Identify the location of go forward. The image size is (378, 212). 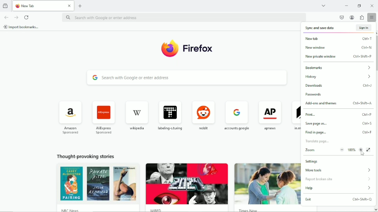
(16, 17).